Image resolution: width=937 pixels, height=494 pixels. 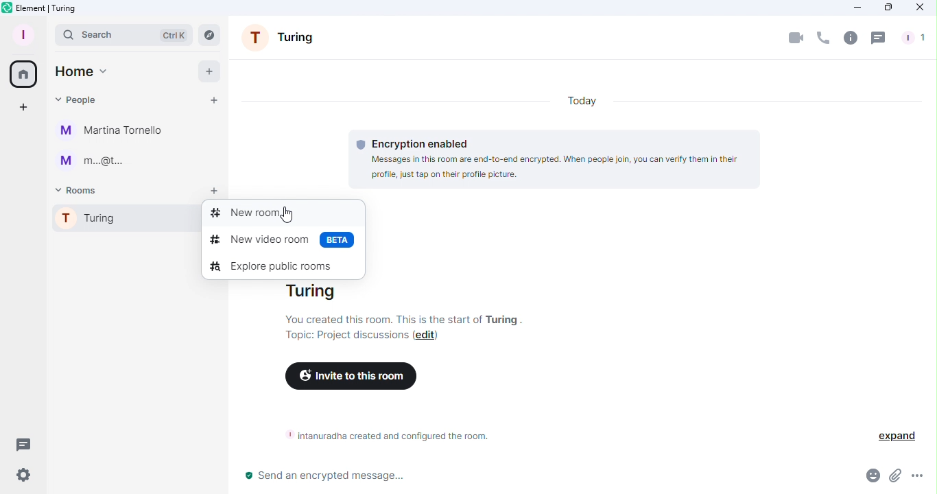 What do you see at coordinates (89, 161) in the screenshot?
I see `m...@t..` at bounding box center [89, 161].